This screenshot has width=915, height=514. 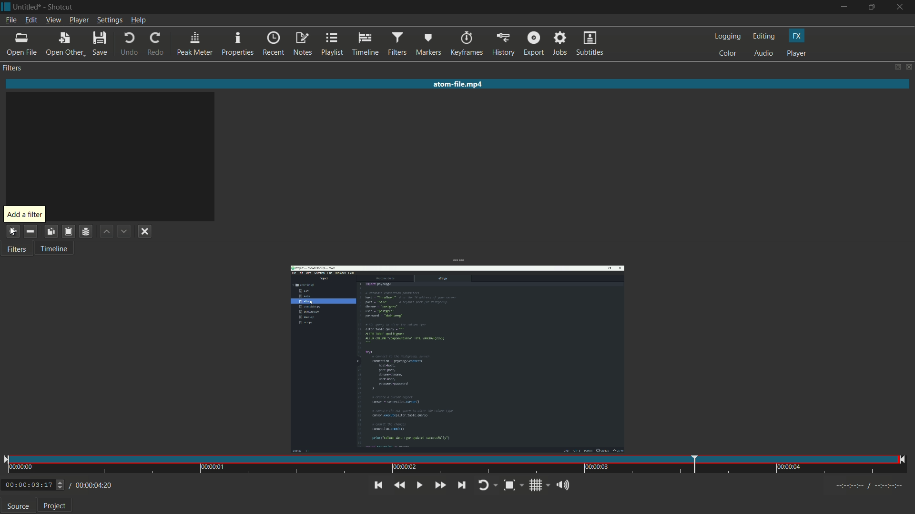 What do you see at coordinates (110, 20) in the screenshot?
I see `settings menu` at bounding box center [110, 20].